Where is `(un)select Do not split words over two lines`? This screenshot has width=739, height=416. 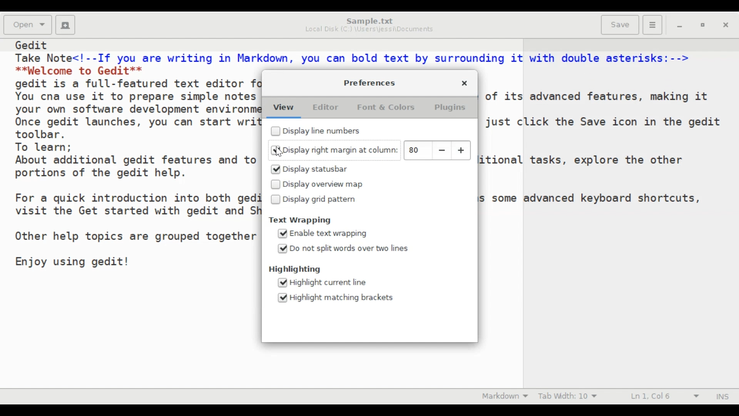
(un)select Do not split words over two lines is located at coordinates (343, 248).